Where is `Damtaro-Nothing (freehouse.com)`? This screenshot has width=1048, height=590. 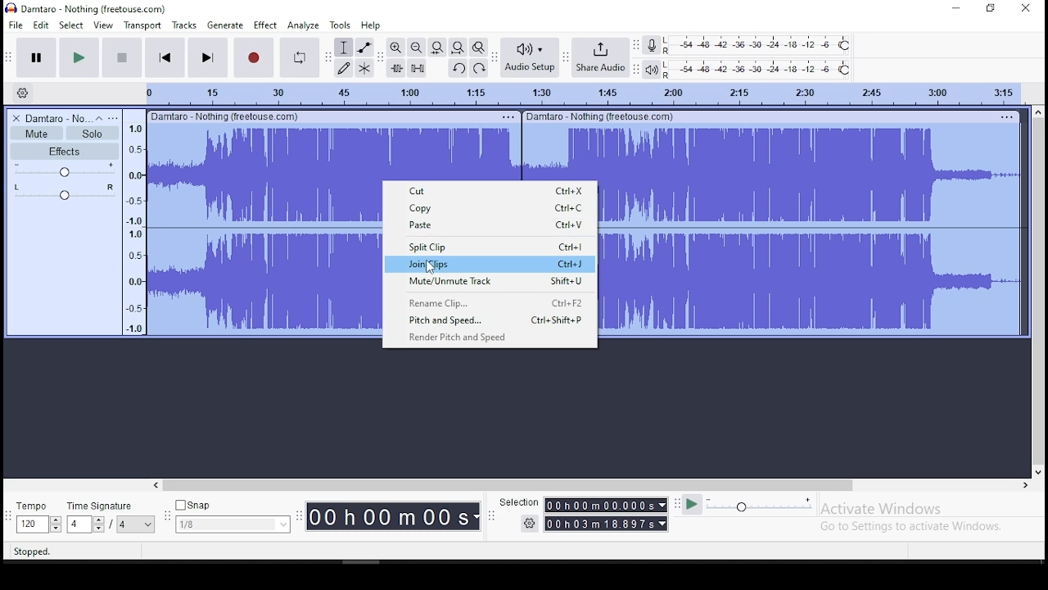 Damtaro-Nothing (freehouse.com) is located at coordinates (601, 116).